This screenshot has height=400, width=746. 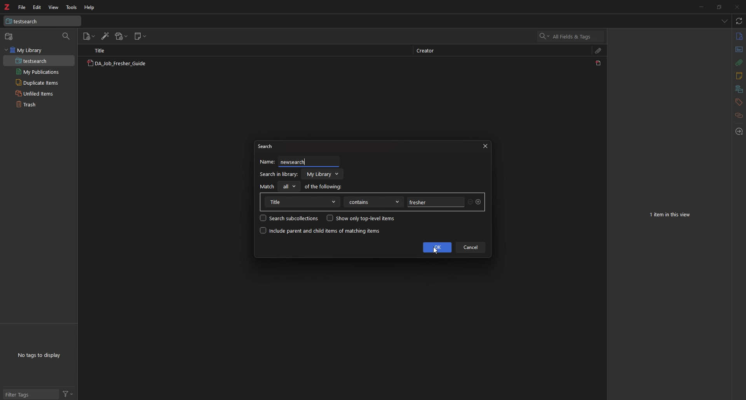 I want to click on resize, so click(x=718, y=7).